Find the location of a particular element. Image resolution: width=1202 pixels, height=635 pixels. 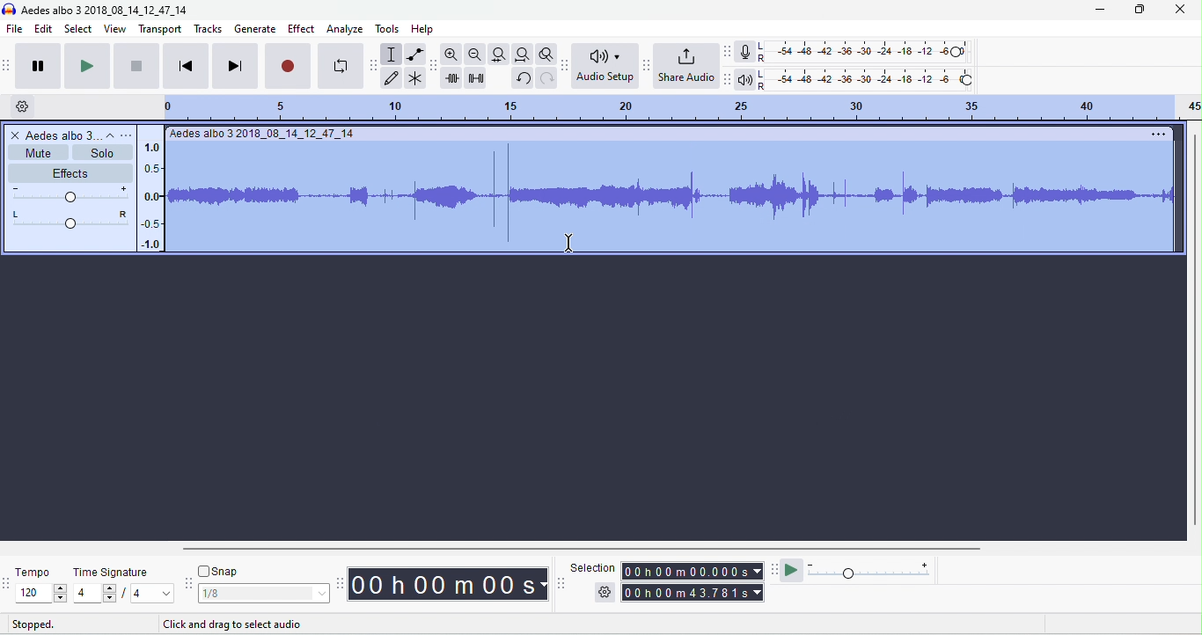

selection time is located at coordinates (693, 570).